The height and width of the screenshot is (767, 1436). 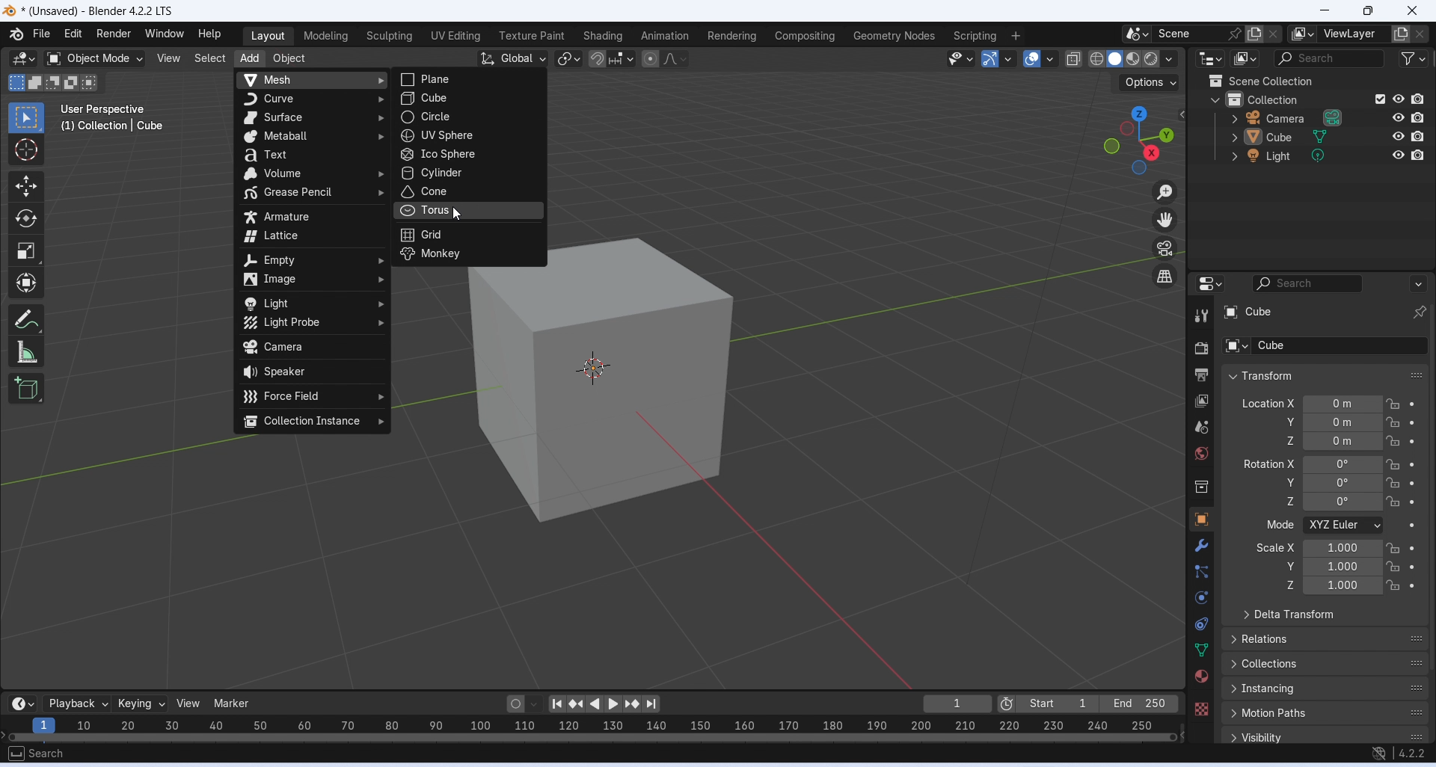 I want to click on Selectability and visibility, so click(x=960, y=57).